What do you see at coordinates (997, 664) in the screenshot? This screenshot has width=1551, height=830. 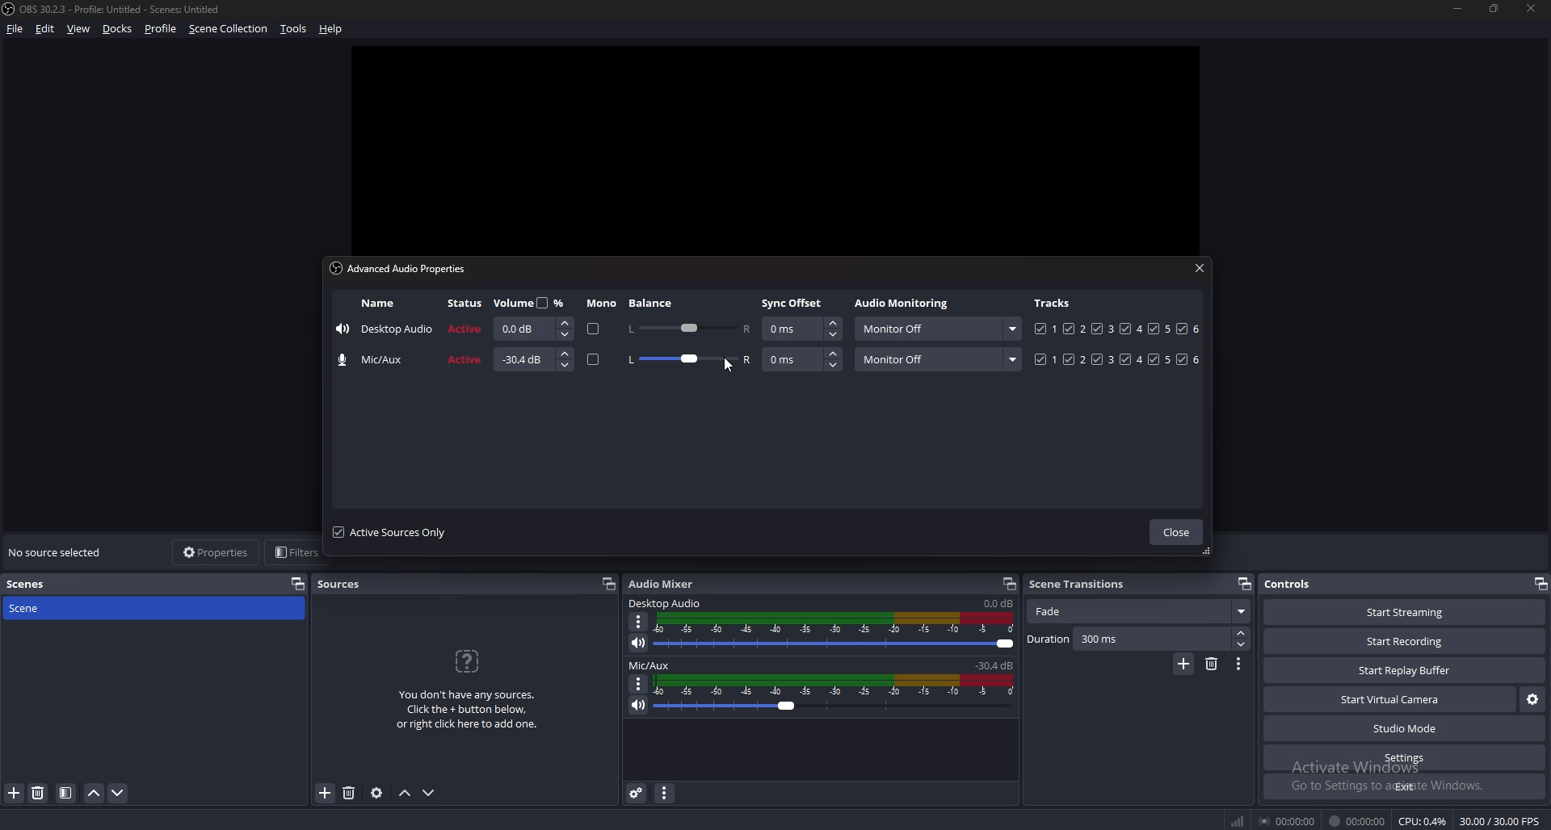 I see `mic/aux volume` at bounding box center [997, 664].